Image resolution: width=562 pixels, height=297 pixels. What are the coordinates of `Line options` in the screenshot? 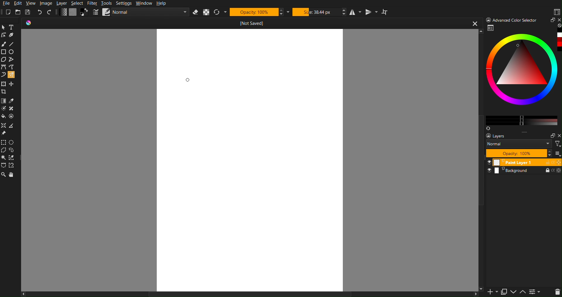 It's located at (106, 12).